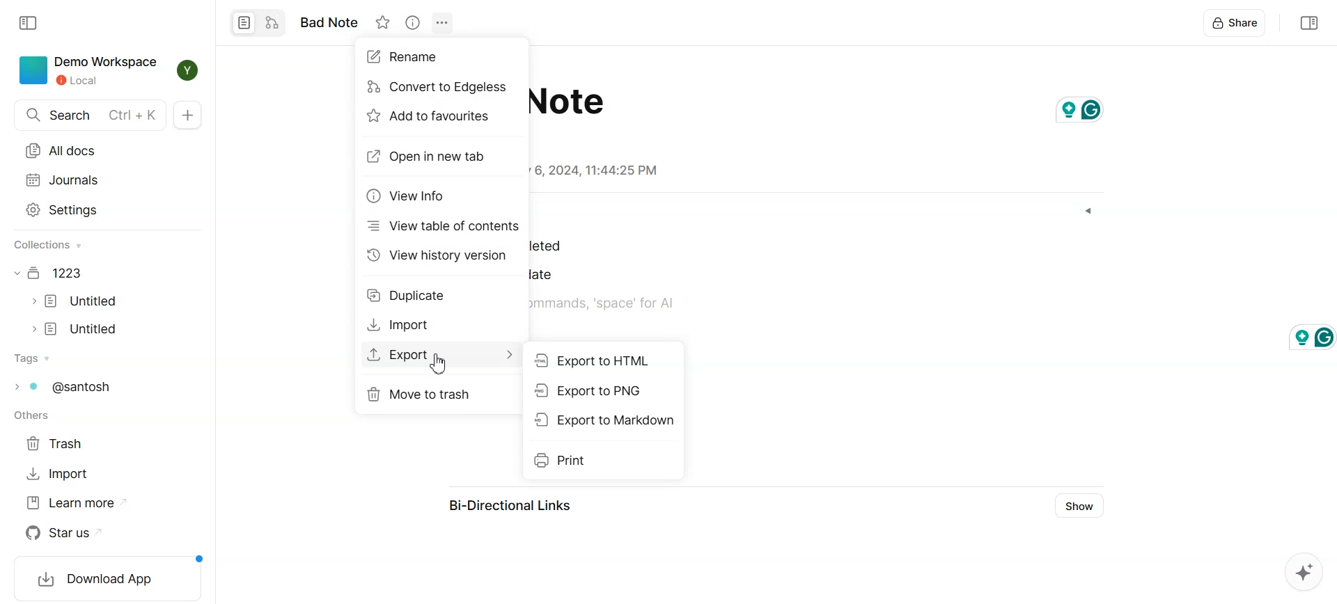 This screenshot has height=604, width=1337. What do you see at coordinates (242, 22) in the screenshot?
I see `Convert to Page` at bounding box center [242, 22].